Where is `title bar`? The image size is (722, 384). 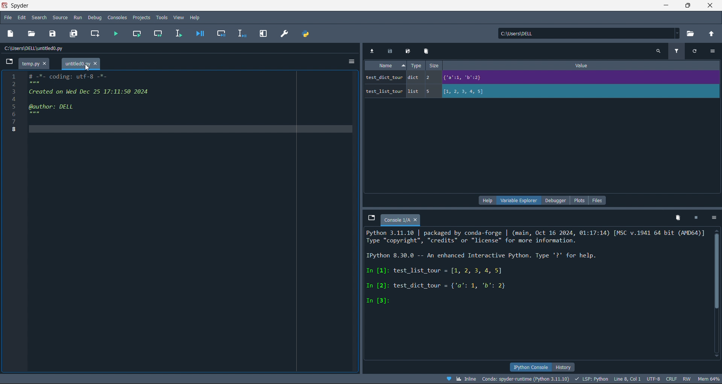 title bar is located at coordinates (33, 6).